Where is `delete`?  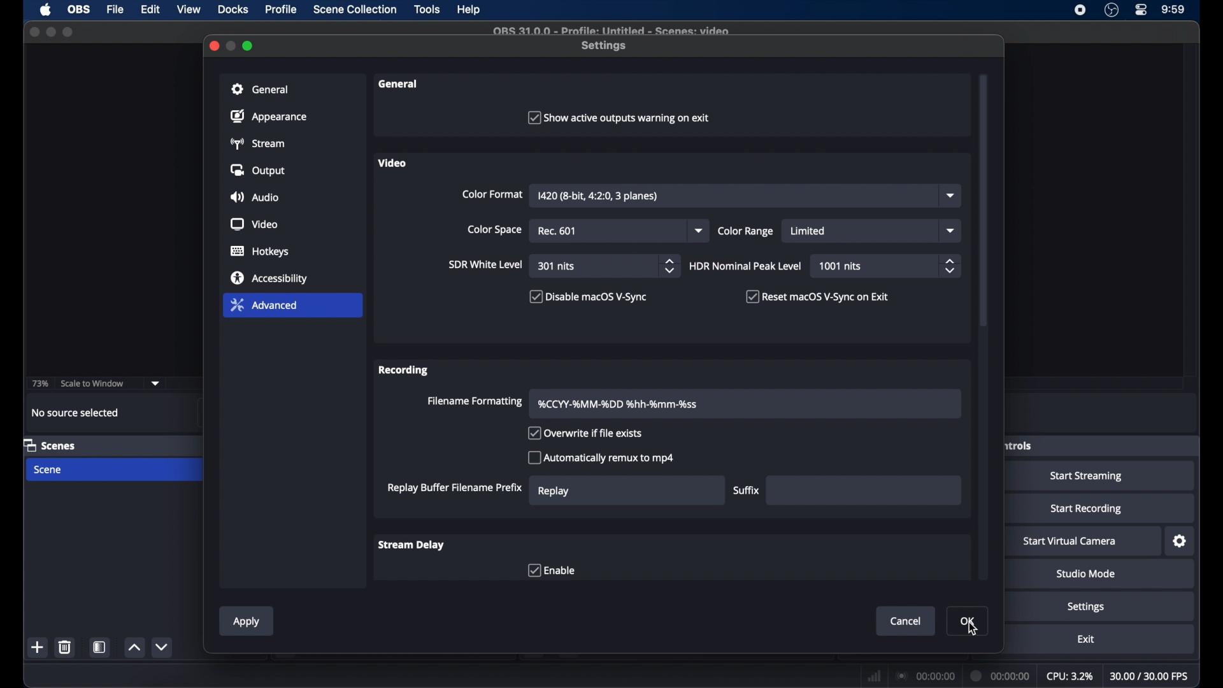 delete is located at coordinates (64, 647).